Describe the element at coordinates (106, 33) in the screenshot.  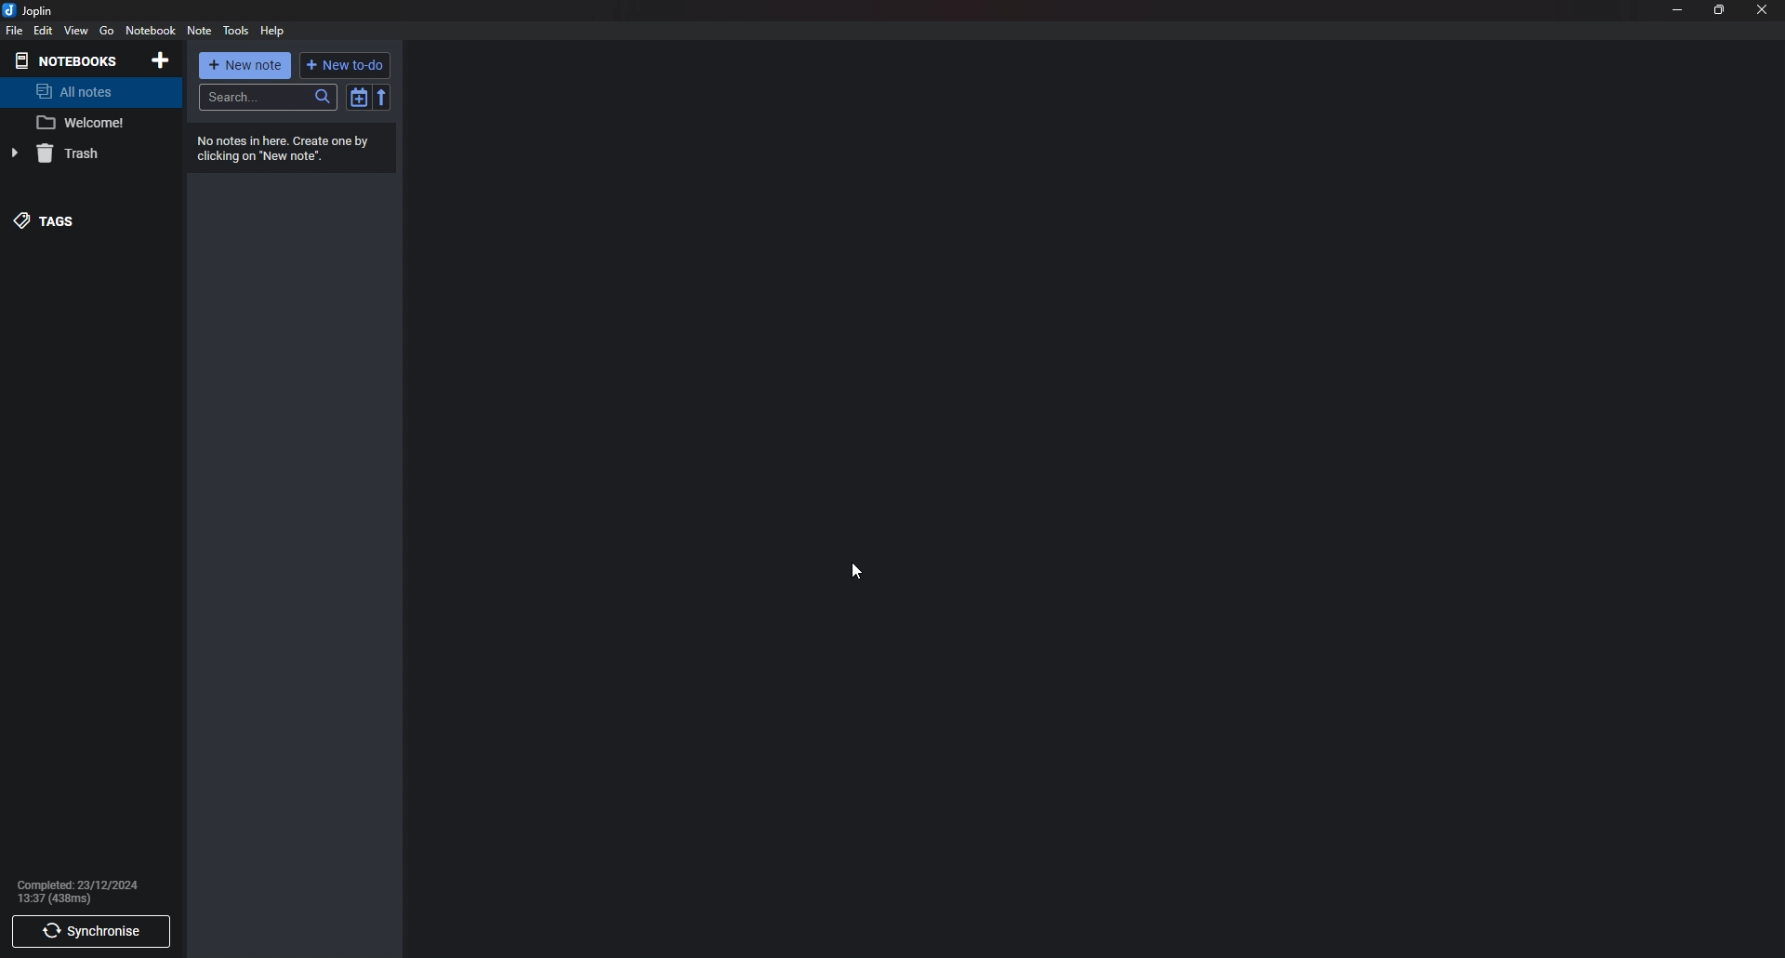
I see `go` at that location.